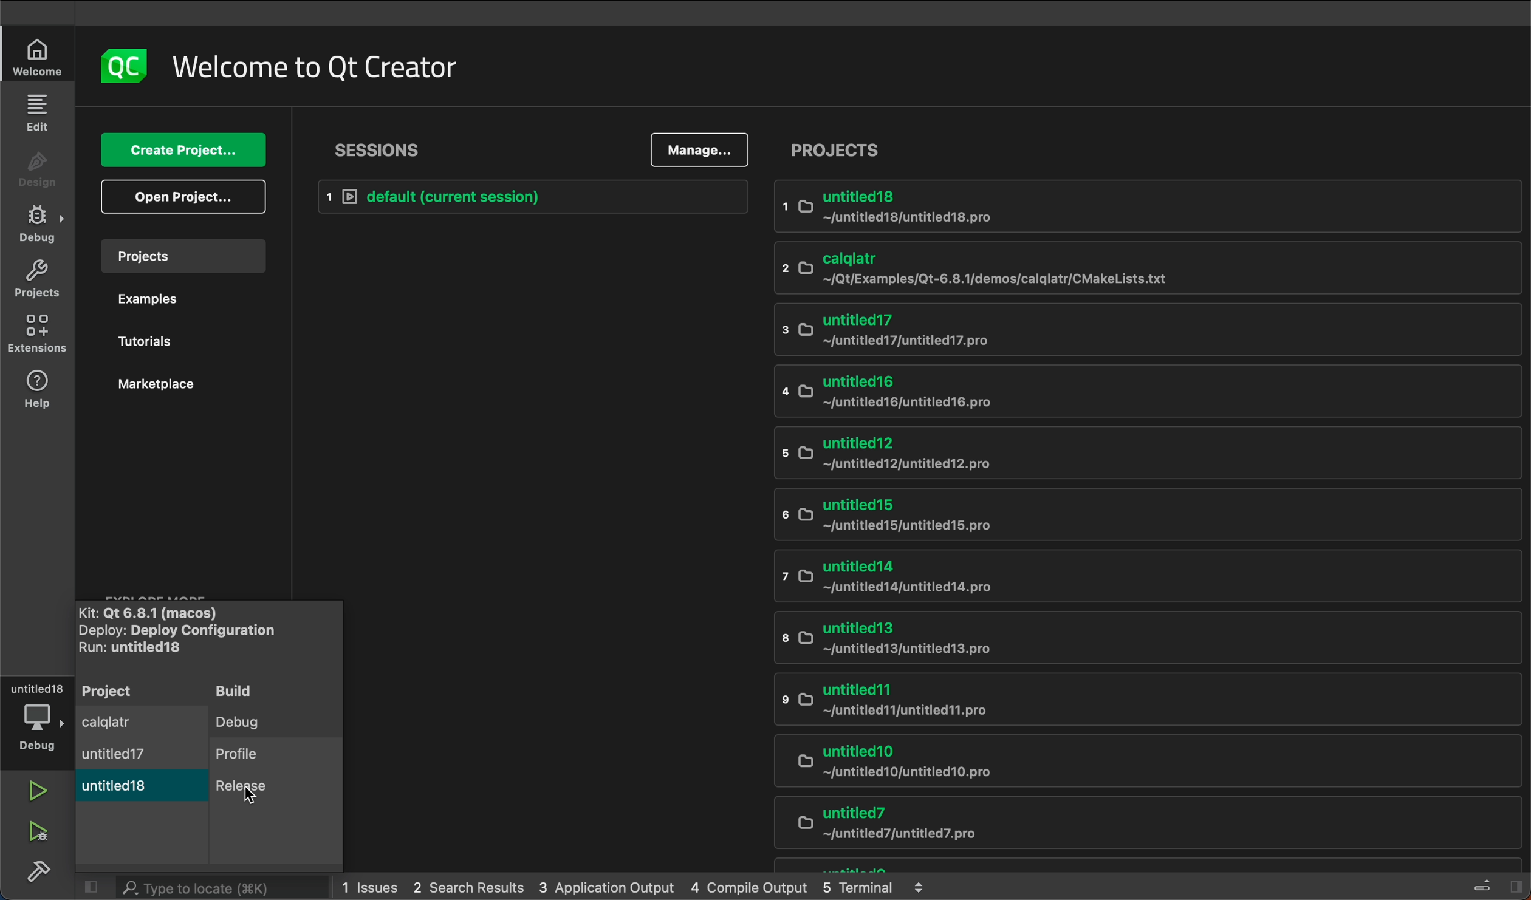  I want to click on help, so click(36, 390).